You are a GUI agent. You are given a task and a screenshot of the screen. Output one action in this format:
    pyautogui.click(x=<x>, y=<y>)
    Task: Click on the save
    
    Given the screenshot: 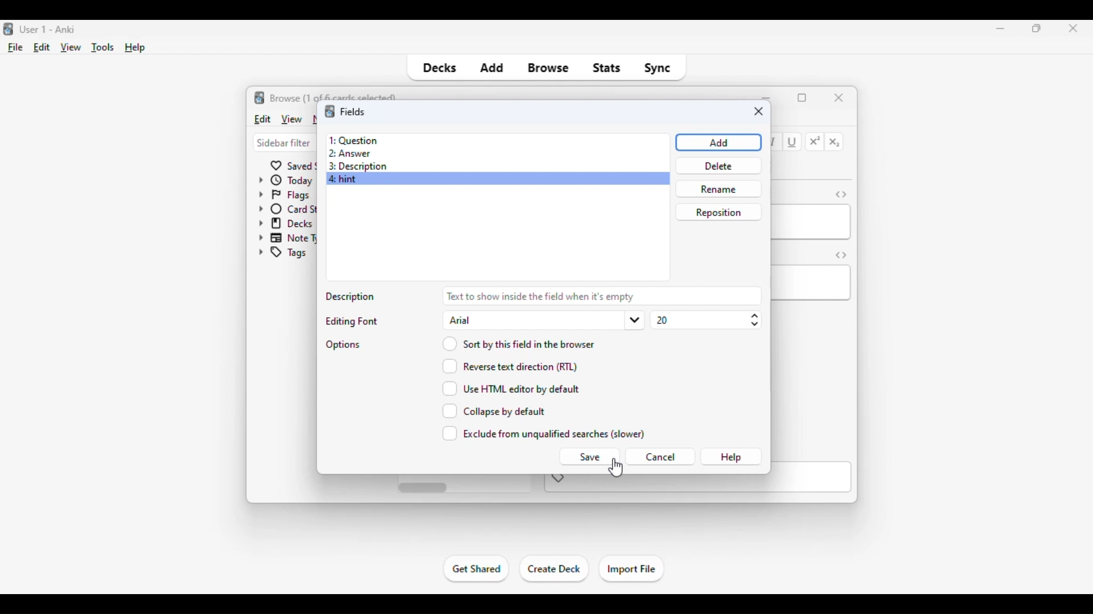 What is the action you would take?
    pyautogui.click(x=589, y=457)
    